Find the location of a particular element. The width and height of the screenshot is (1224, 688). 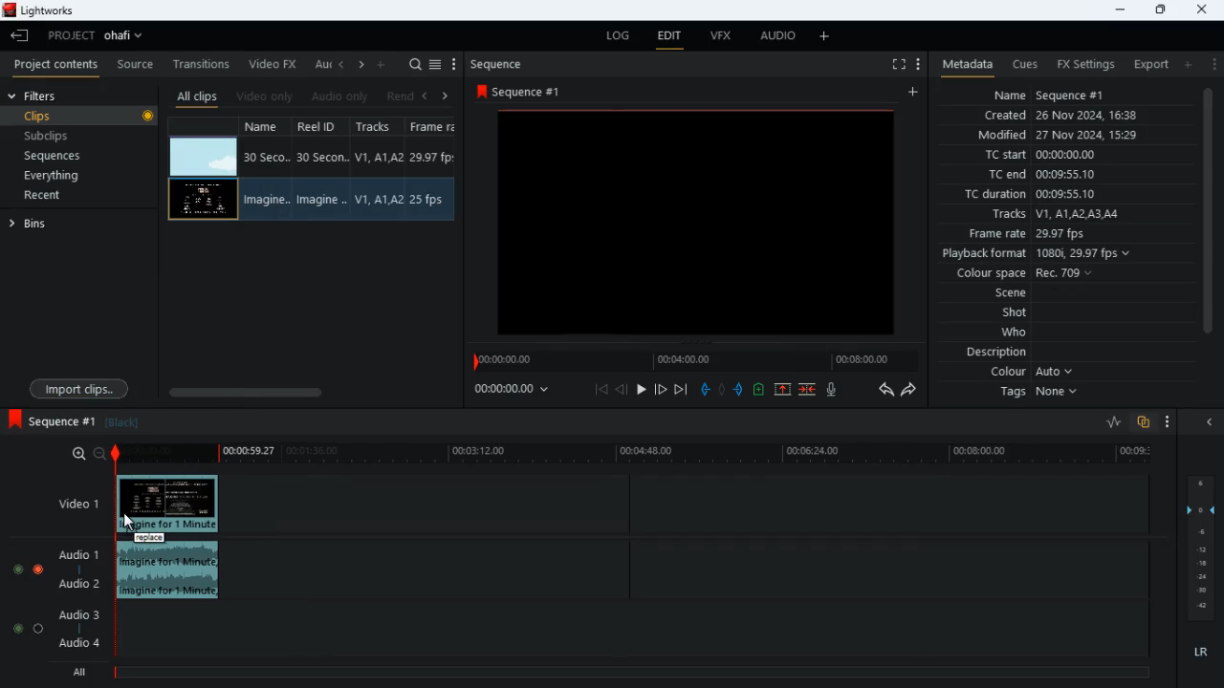

timeline is located at coordinates (639, 455).